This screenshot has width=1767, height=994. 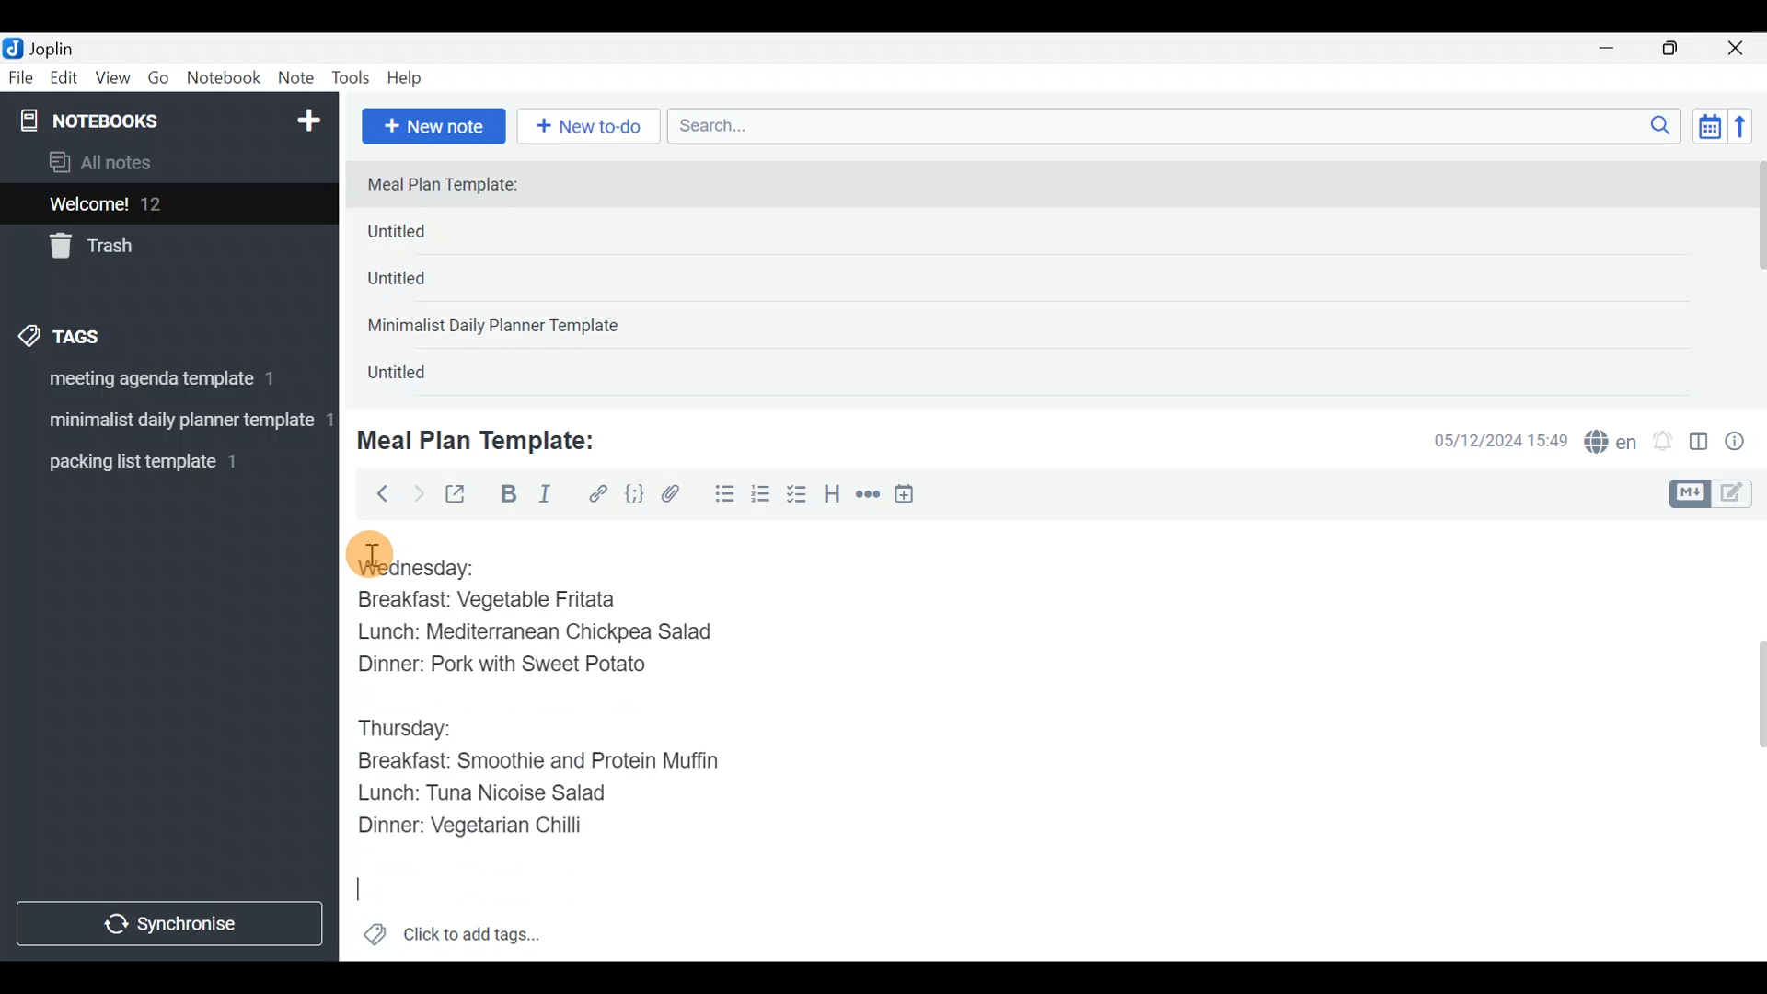 What do you see at coordinates (498, 793) in the screenshot?
I see `Lunch: Tuna Nicoise Salad` at bounding box center [498, 793].